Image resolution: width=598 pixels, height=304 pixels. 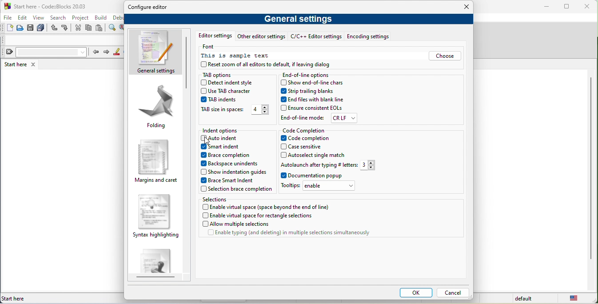 What do you see at coordinates (321, 187) in the screenshot?
I see `tooltips enable` at bounding box center [321, 187].